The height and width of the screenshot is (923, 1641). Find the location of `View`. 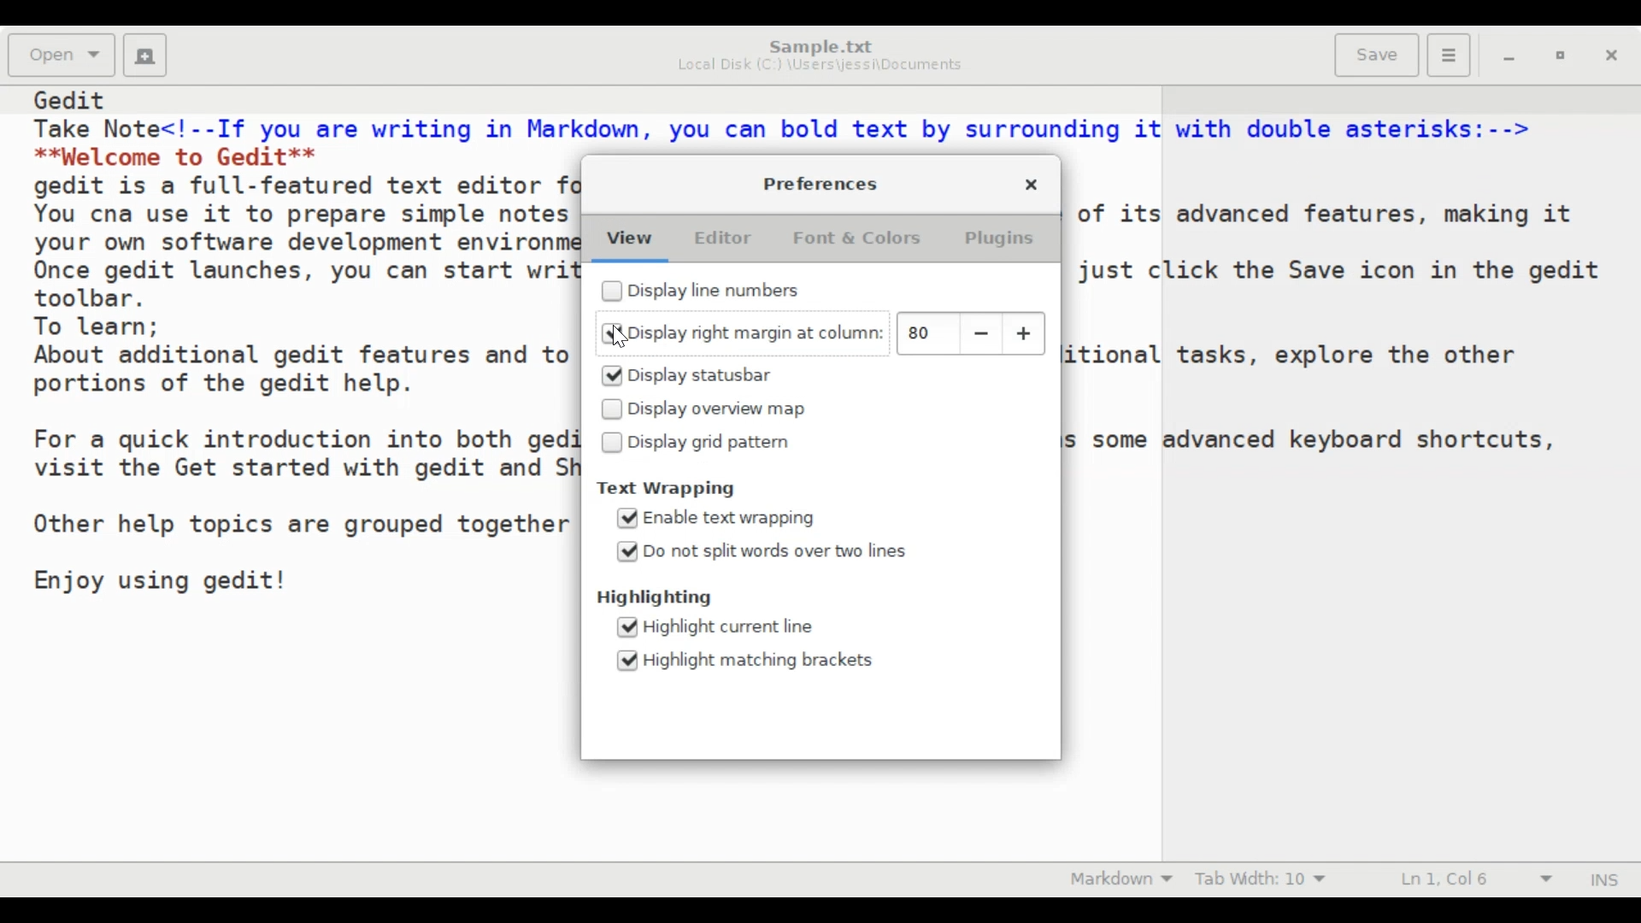

View is located at coordinates (633, 238).